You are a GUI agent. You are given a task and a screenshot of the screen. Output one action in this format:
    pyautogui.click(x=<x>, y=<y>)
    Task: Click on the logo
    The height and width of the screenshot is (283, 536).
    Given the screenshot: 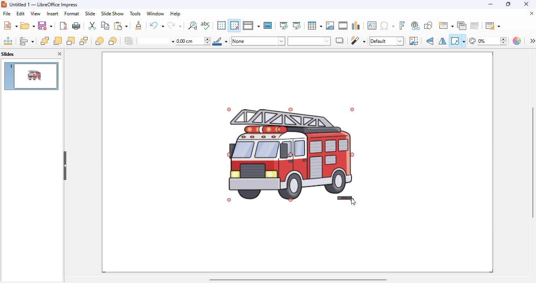 What is the action you would take?
    pyautogui.click(x=4, y=4)
    